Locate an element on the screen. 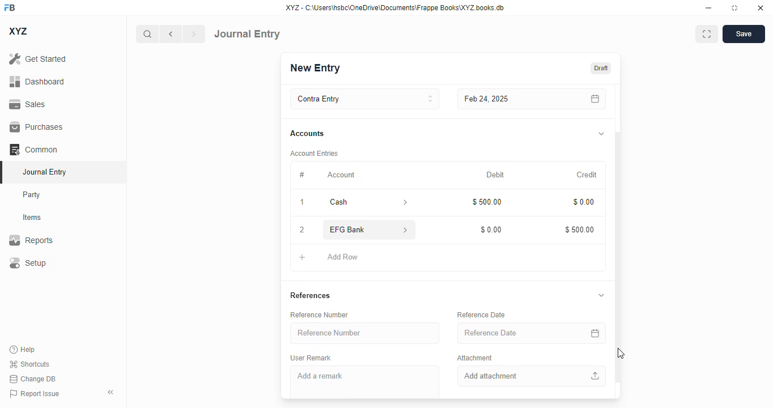 Image resolution: width=773 pixels, height=408 pixels. minimize is located at coordinates (709, 8).